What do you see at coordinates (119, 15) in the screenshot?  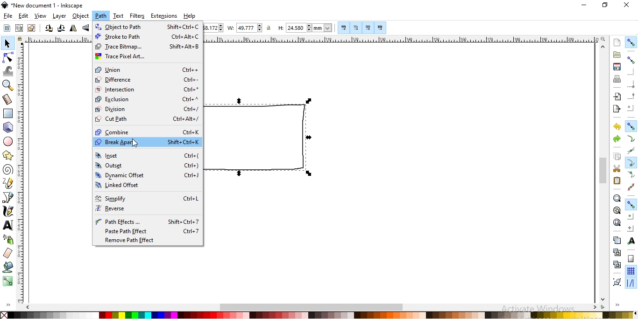 I see `text` at bounding box center [119, 15].